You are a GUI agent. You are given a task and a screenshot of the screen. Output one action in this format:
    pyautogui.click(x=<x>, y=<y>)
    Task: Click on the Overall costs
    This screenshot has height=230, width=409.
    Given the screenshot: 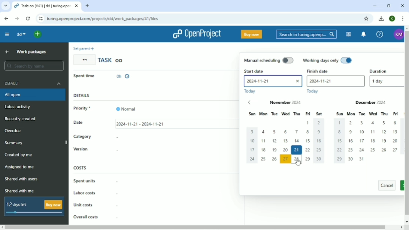 What is the action you would take?
    pyautogui.click(x=85, y=217)
    